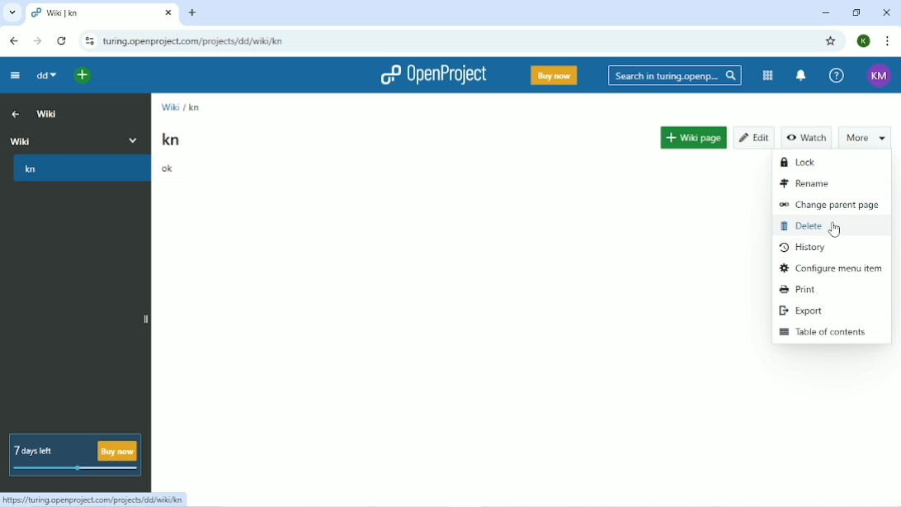 The height and width of the screenshot is (507, 901). I want to click on Search tabs, so click(13, 13).